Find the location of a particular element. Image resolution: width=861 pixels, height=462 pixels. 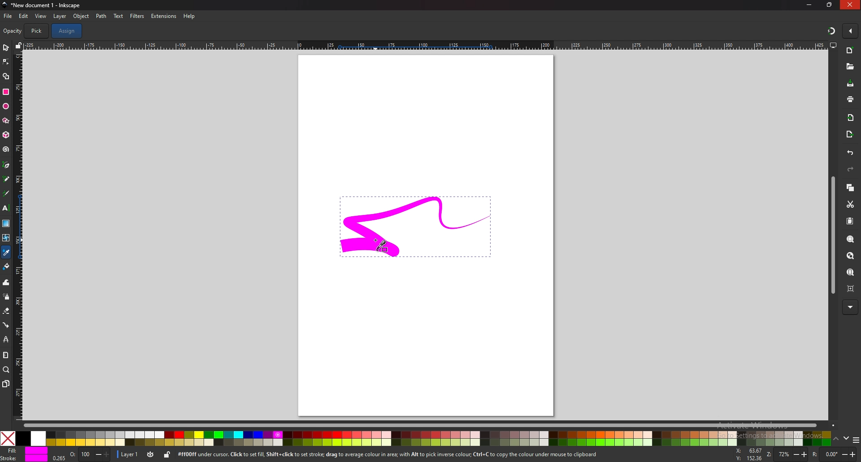

fill bucket is located at coordinates (7, 267).